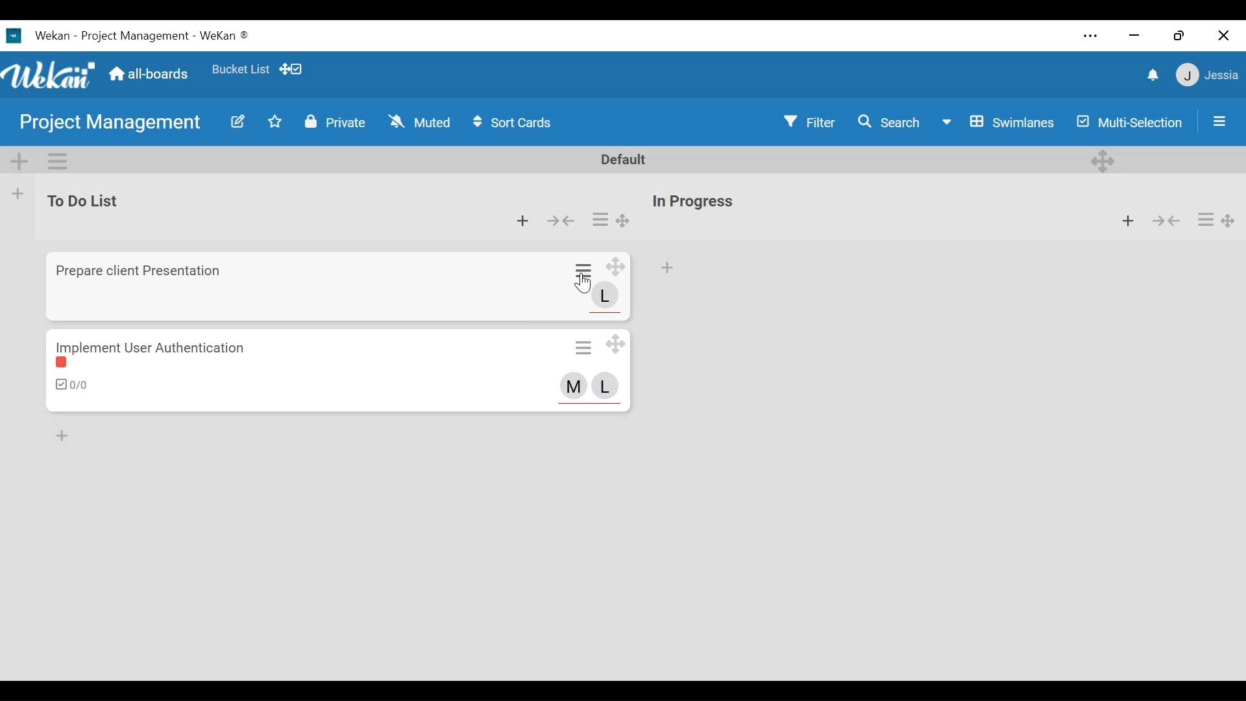 Image resolution: width=1246 pixels, height=701 pixels. What do you see at coordinates (998, 122) in the screenshot?
I see `Swimlanes` at bounding box center [998, 122].